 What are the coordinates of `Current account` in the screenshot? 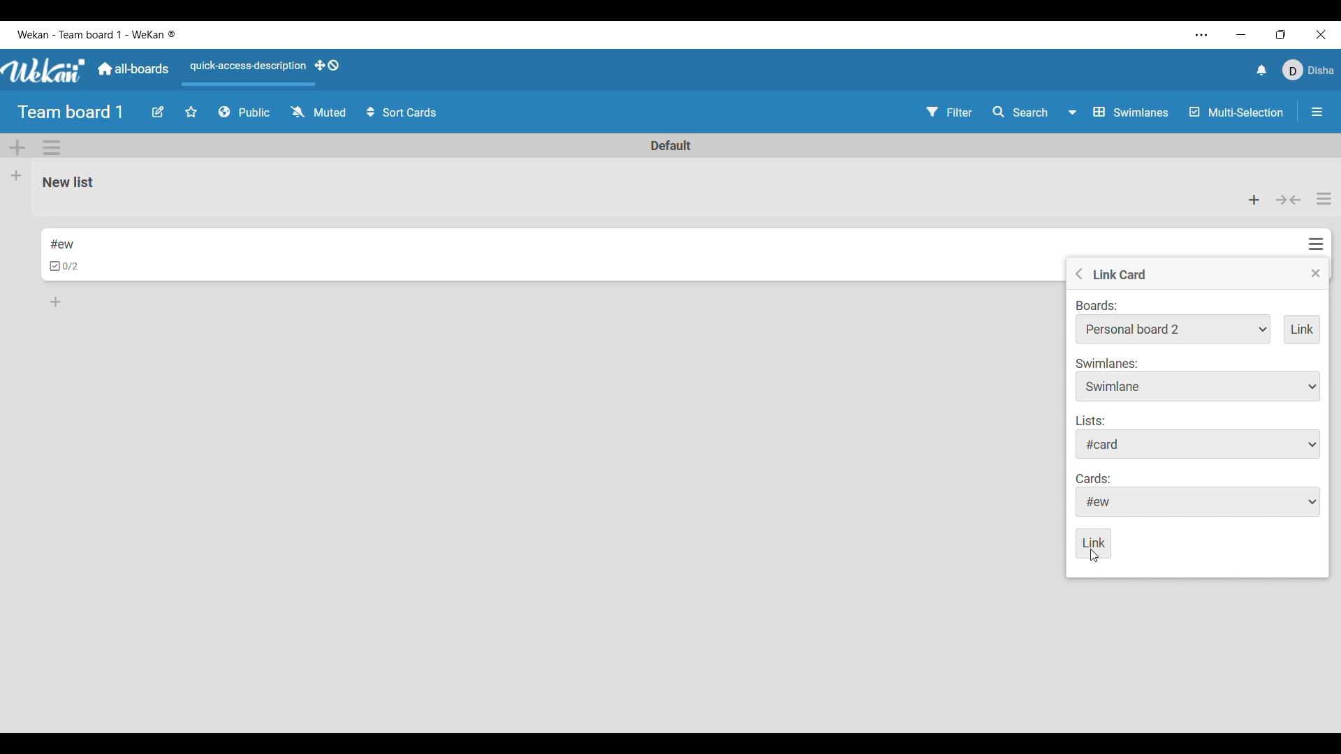 It's located at (1307, 71).